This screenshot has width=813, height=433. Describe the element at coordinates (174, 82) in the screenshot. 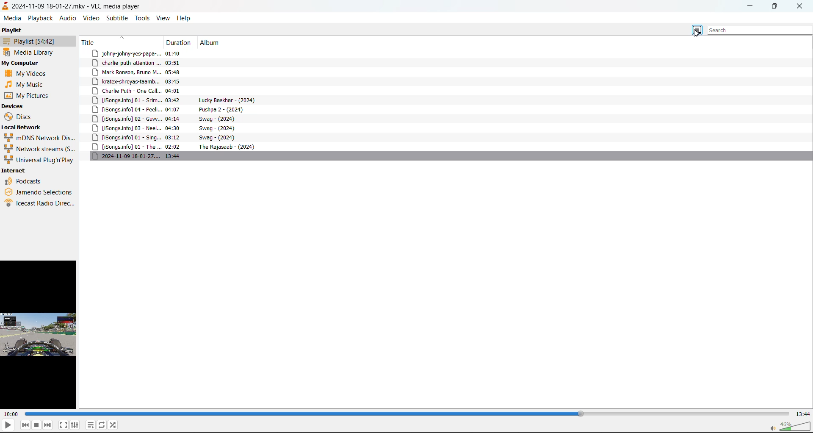

I see `track title, duration and album` at that location.